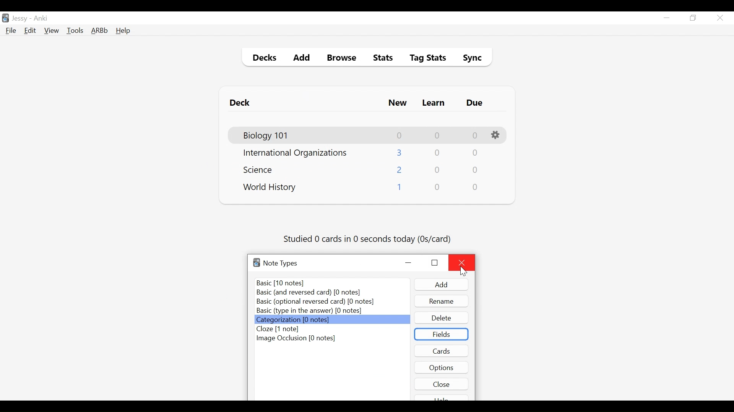 This screenshot has width=734, height=412. Describe the element at coordinates (399, 188) in the screenshot. I see `New Card Count` at that location.